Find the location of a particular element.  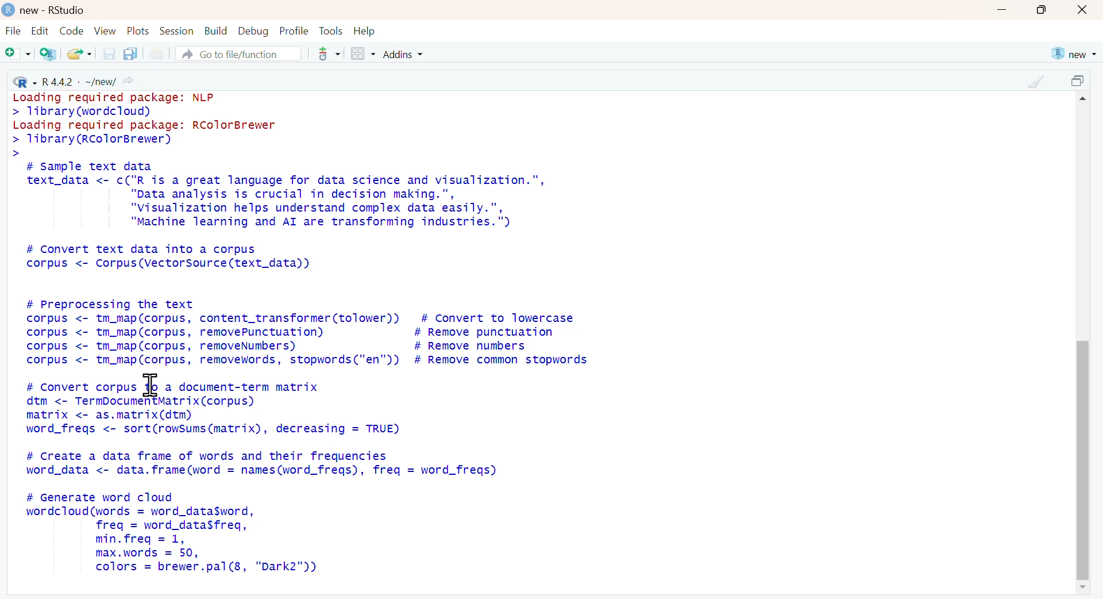

Edit is located at coordinates (39, 31).